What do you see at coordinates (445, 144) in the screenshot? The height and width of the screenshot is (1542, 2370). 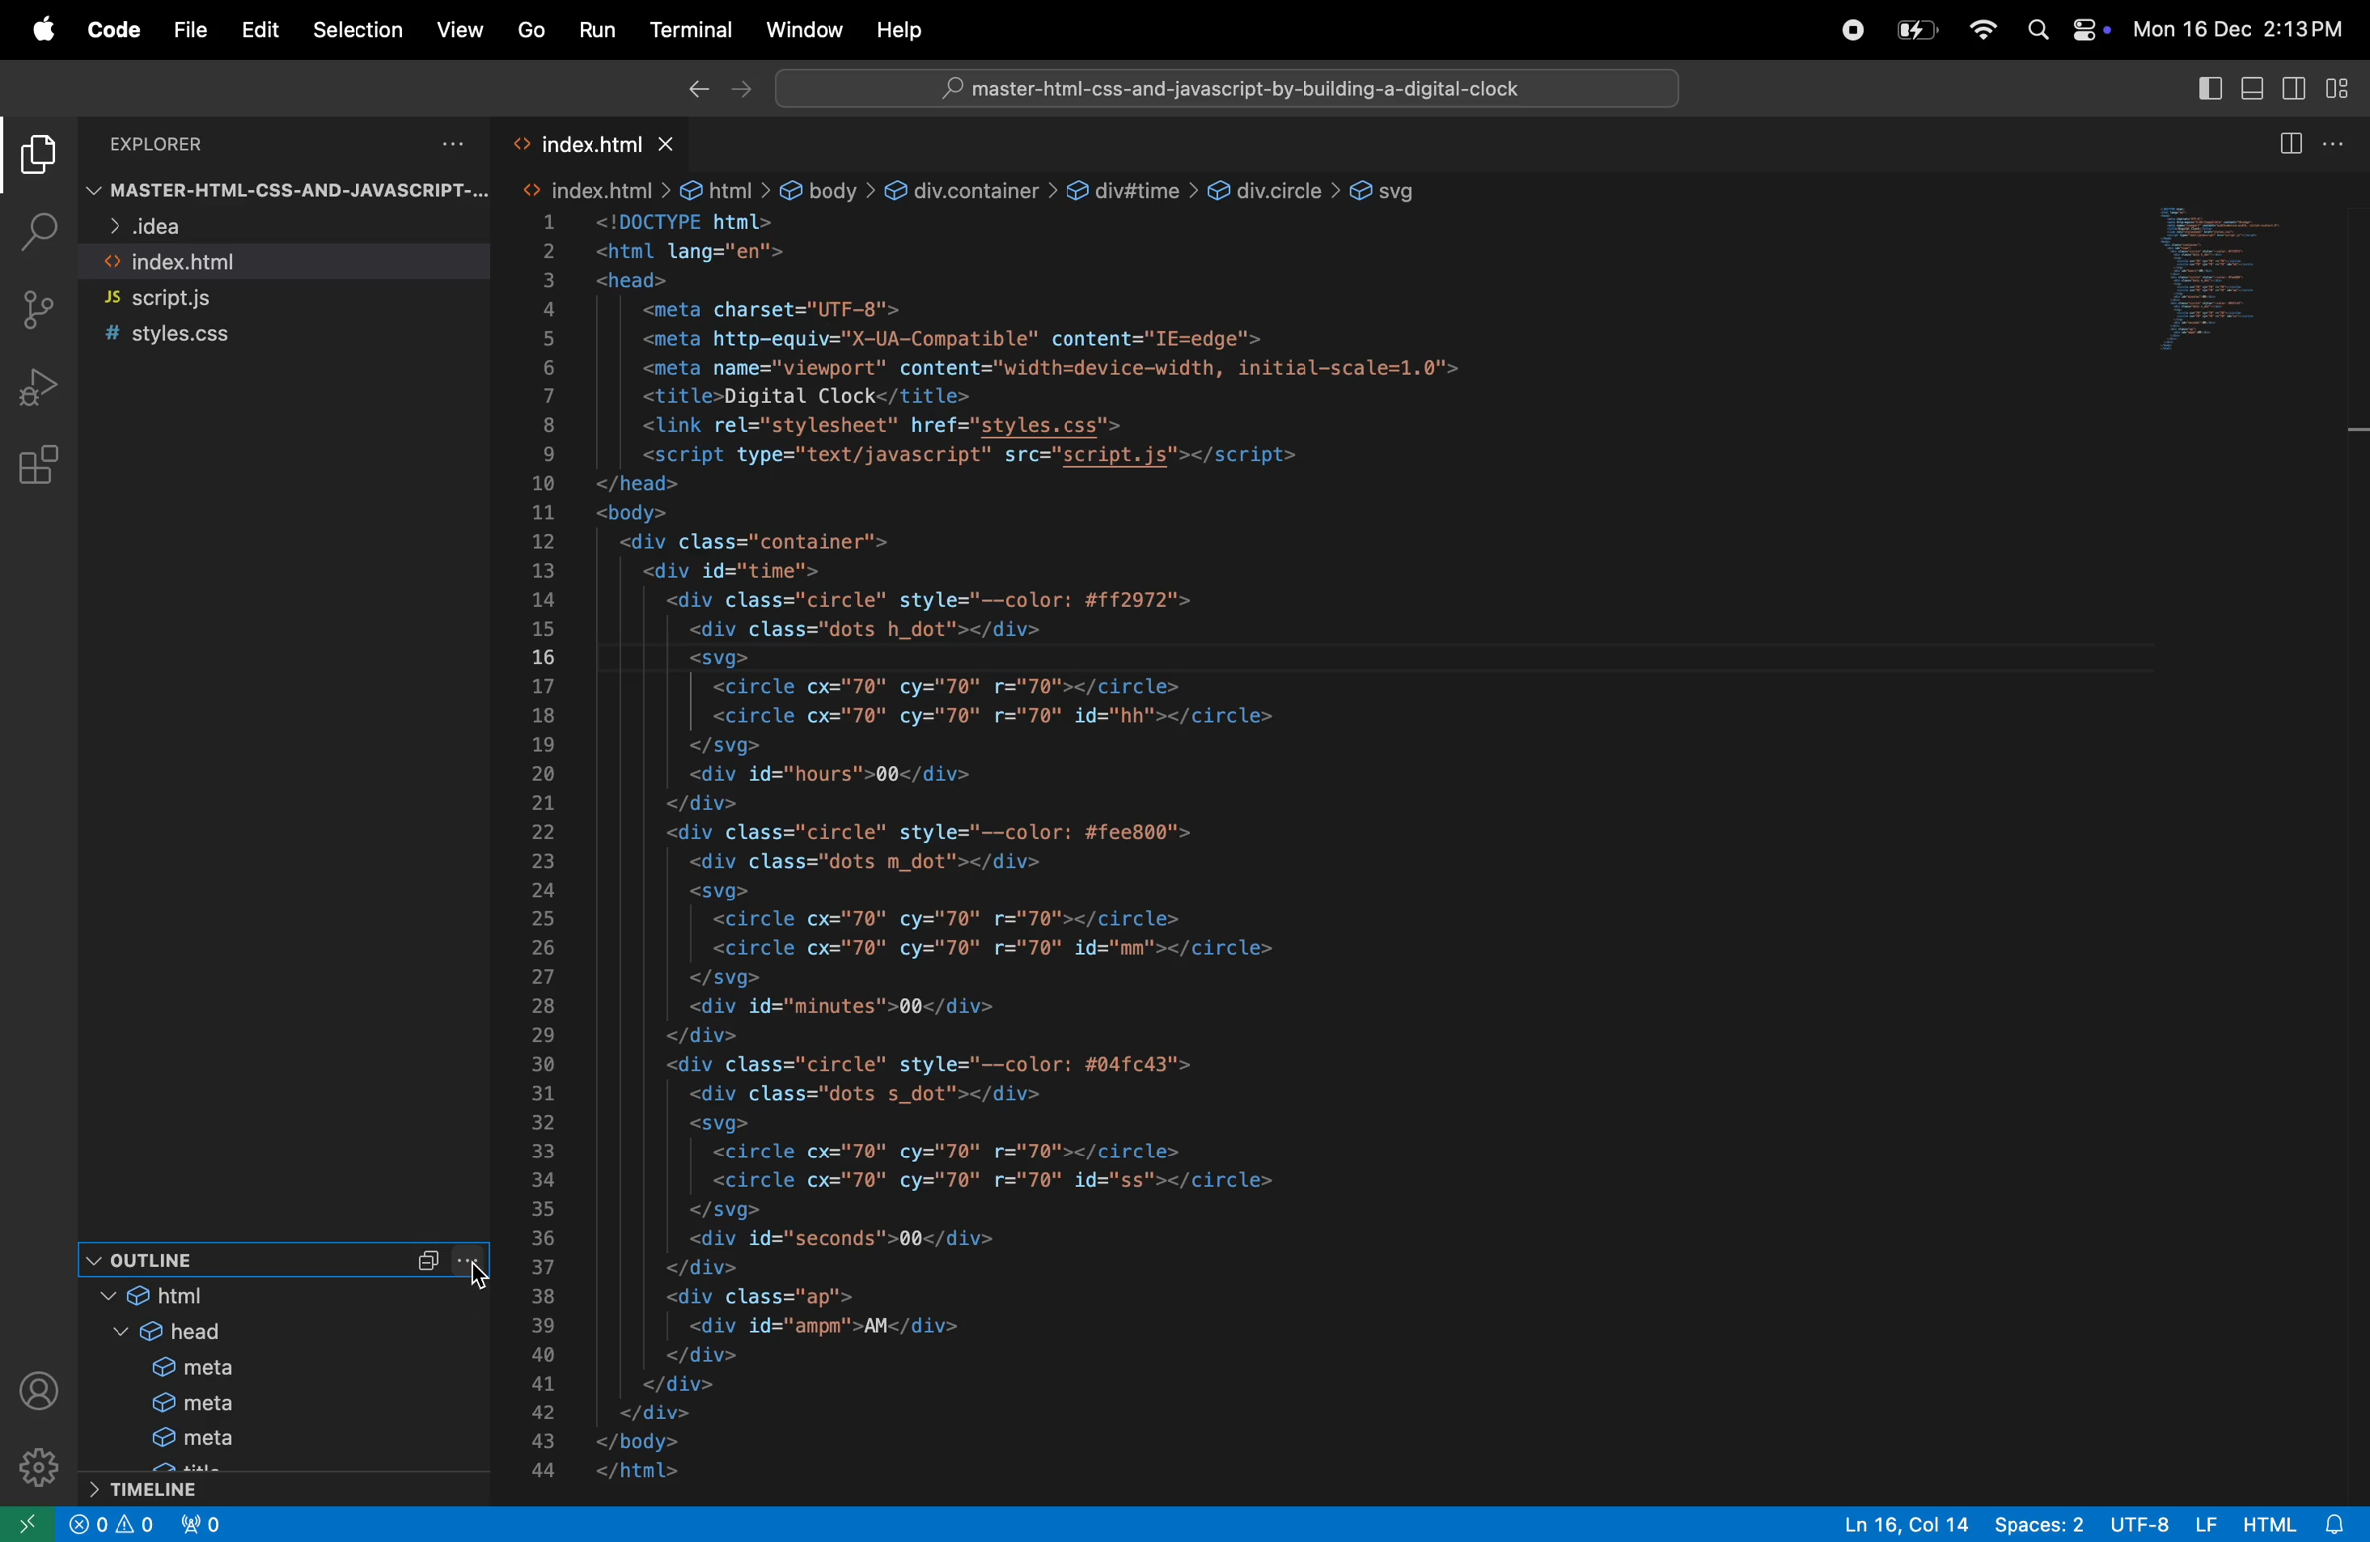 I see `options` at bounding box center [445, 144].